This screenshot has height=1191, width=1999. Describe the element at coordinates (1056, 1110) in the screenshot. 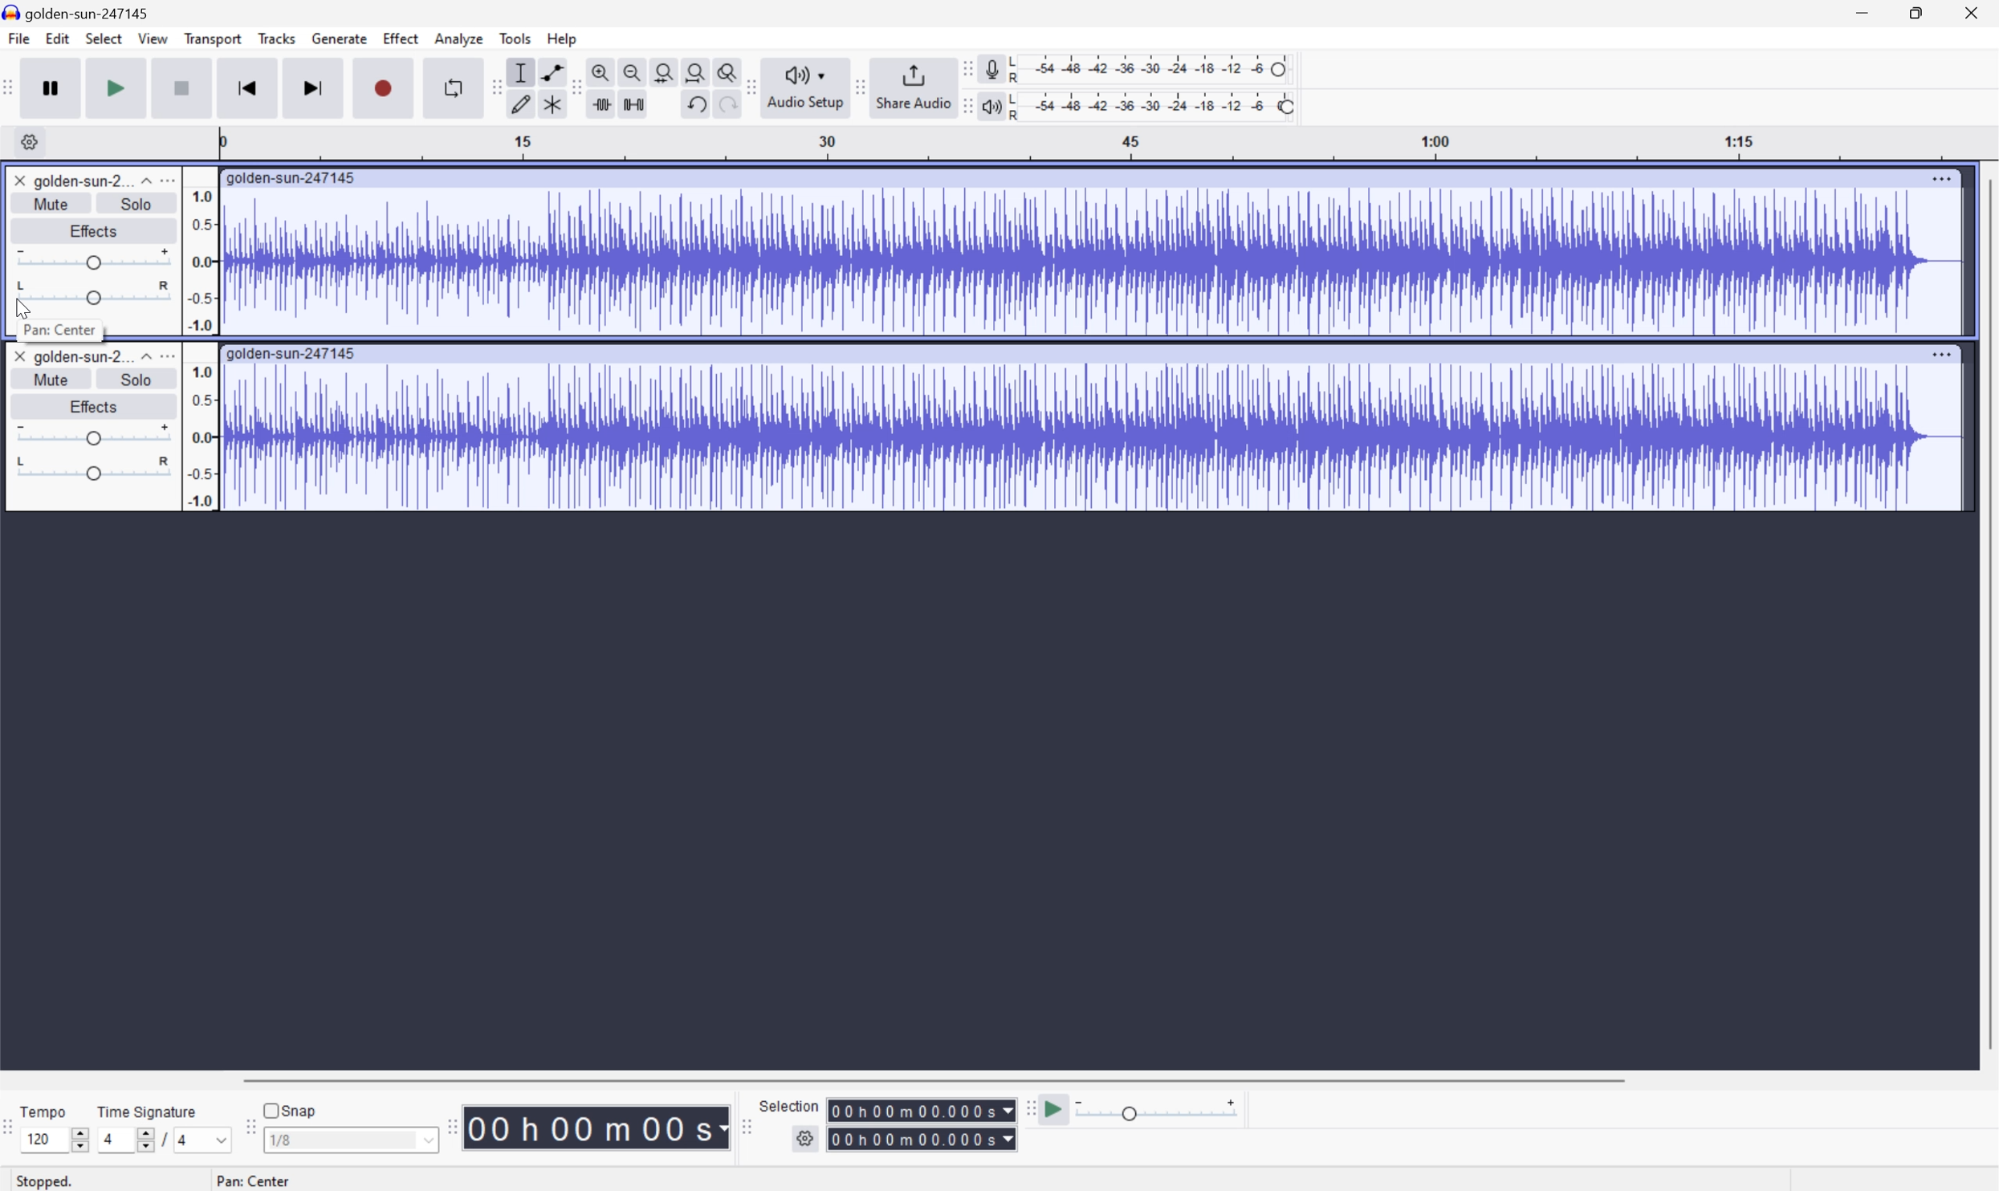

I see `Play at speed` at that location.